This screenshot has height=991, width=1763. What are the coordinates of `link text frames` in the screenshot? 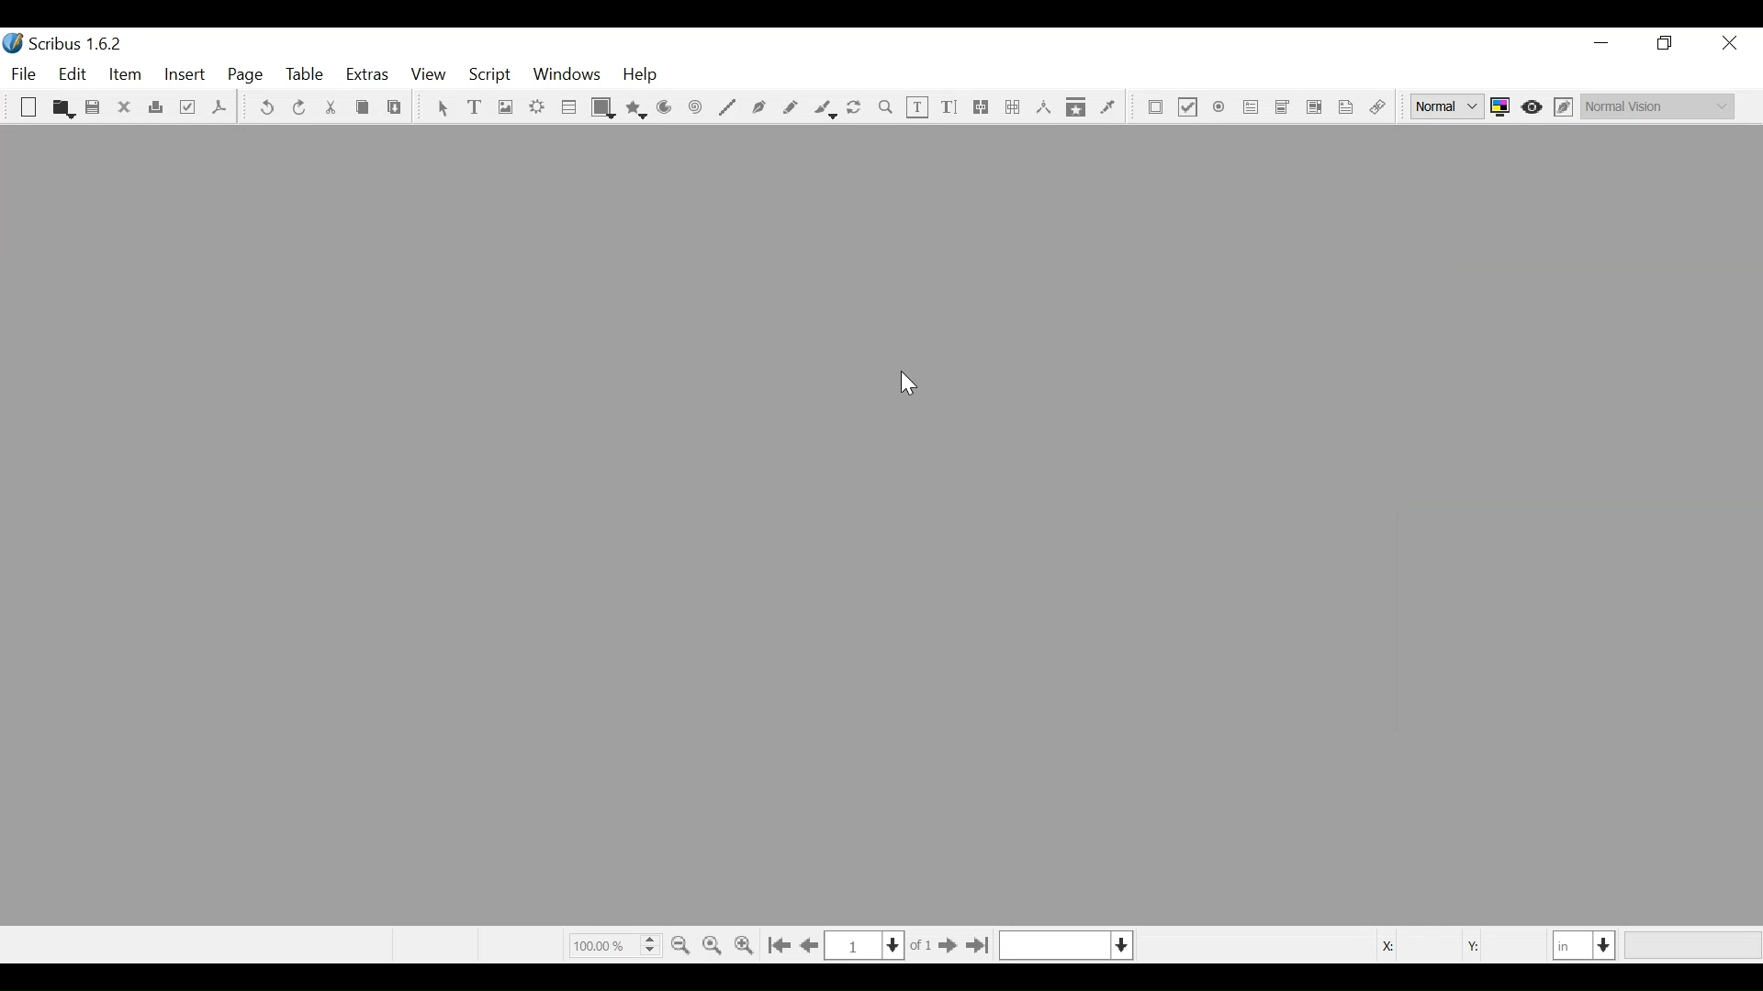 It's located at (982, 107).